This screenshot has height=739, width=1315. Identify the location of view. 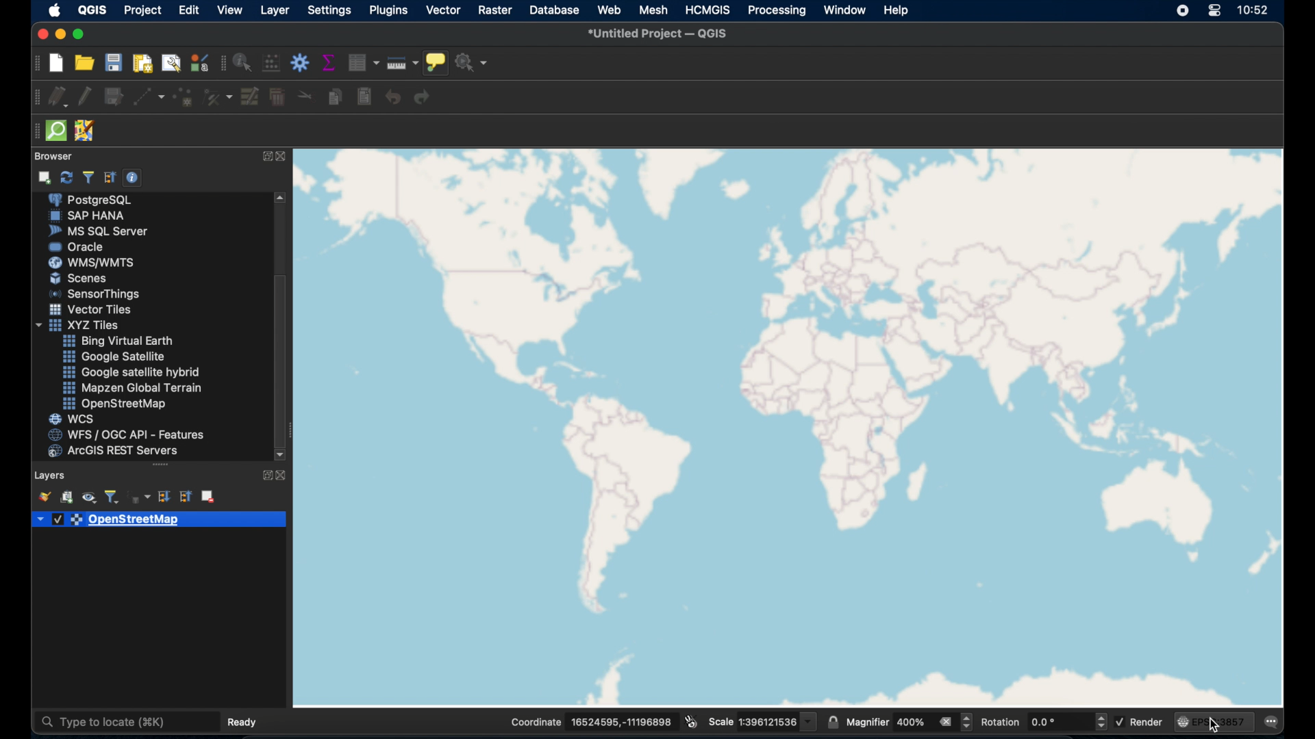
(231, 10).